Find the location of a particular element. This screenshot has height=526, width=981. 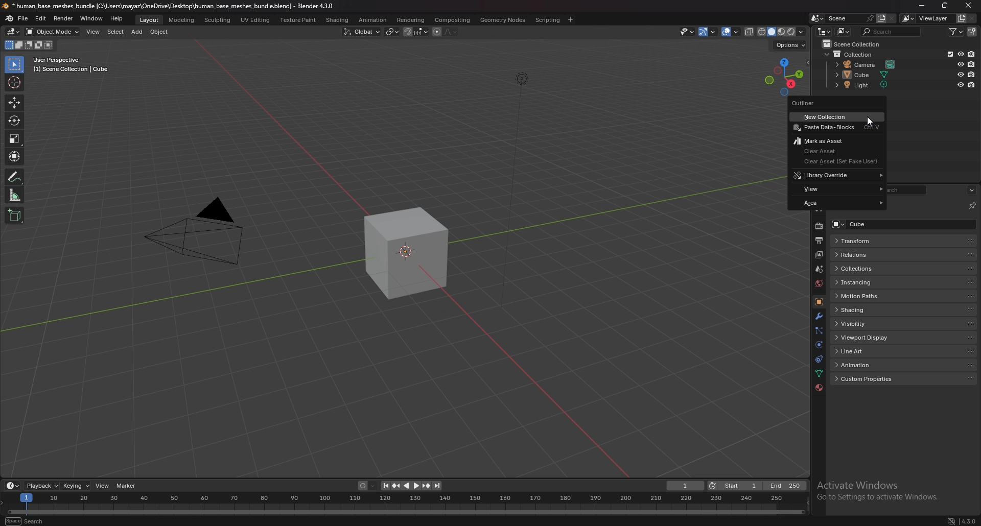

collection is located at coordinates (853, 54).